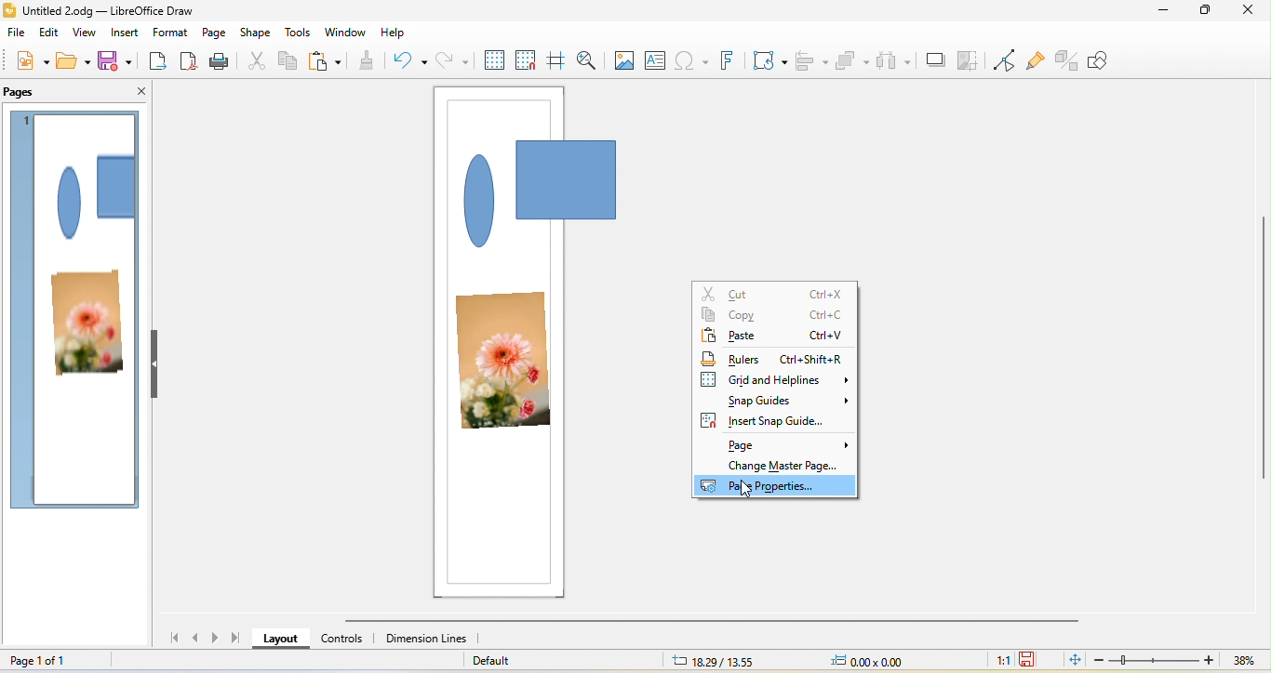 This screenshot has width=1271, height=673. Describe the element at coordinates (542, 195) in the screenshot. I see `shape` at that location.